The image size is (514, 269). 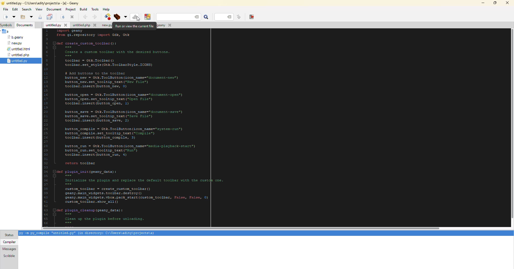 What do you see at coordinates (56, 25) in the screenshot?
I see `file` at bounding box center [56, 25].